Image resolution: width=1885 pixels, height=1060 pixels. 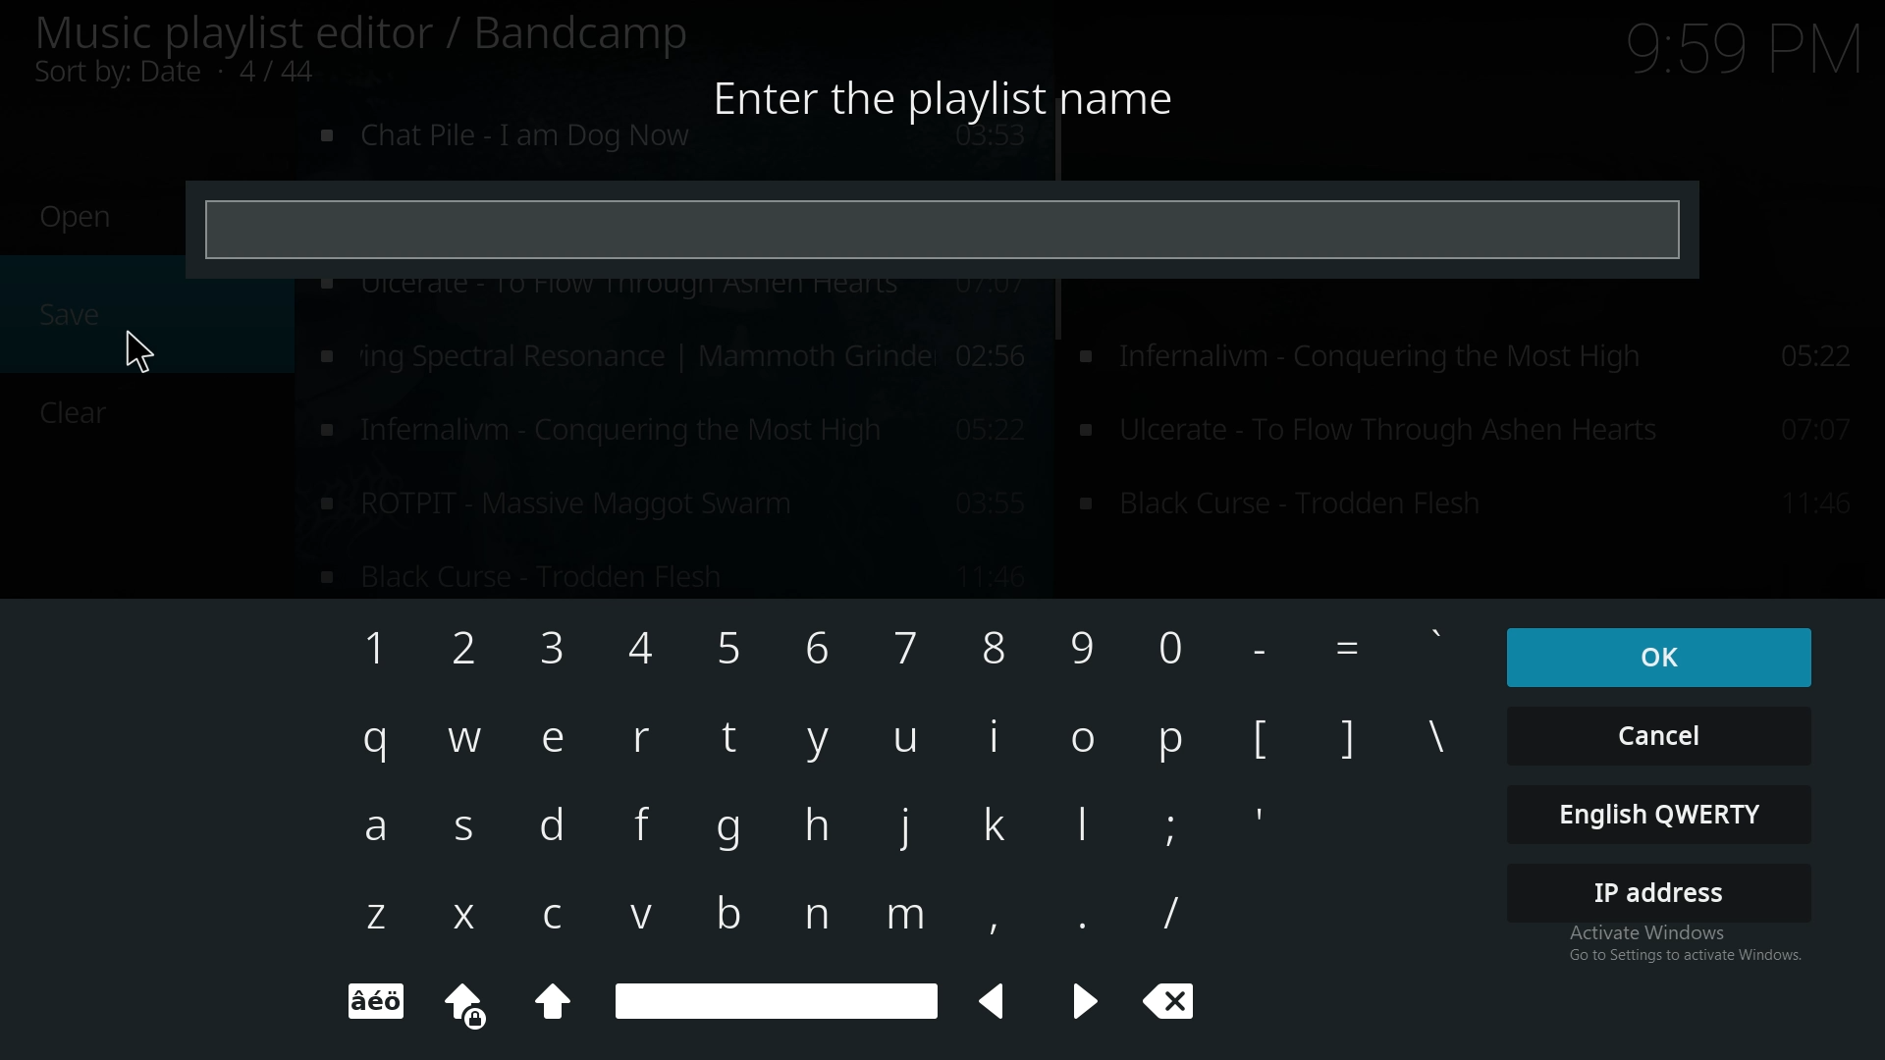 I want to click on english qwerty, so click(x=1662, y=815).